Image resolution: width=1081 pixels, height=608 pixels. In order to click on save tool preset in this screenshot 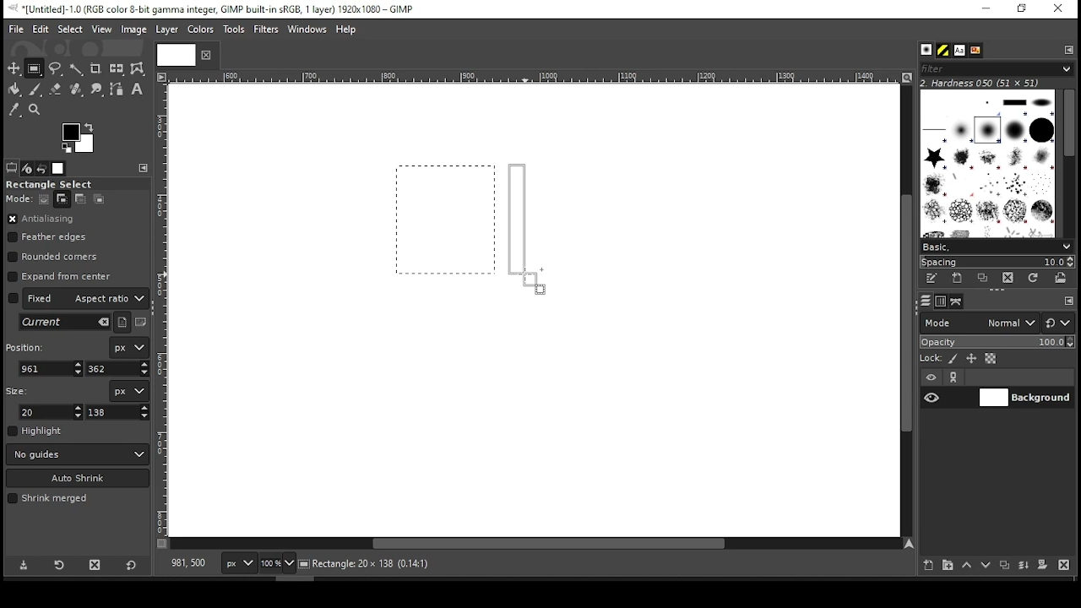, I will do `click(25, 564)`.